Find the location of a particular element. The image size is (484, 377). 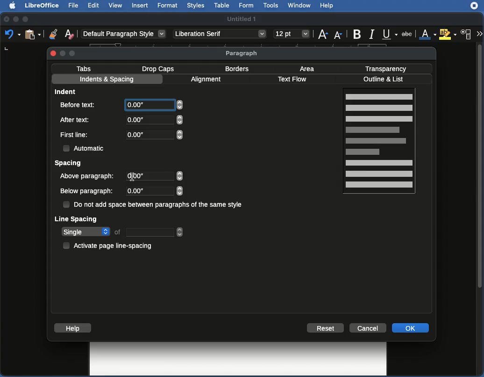

Bold is located at coordinates (356, 33).